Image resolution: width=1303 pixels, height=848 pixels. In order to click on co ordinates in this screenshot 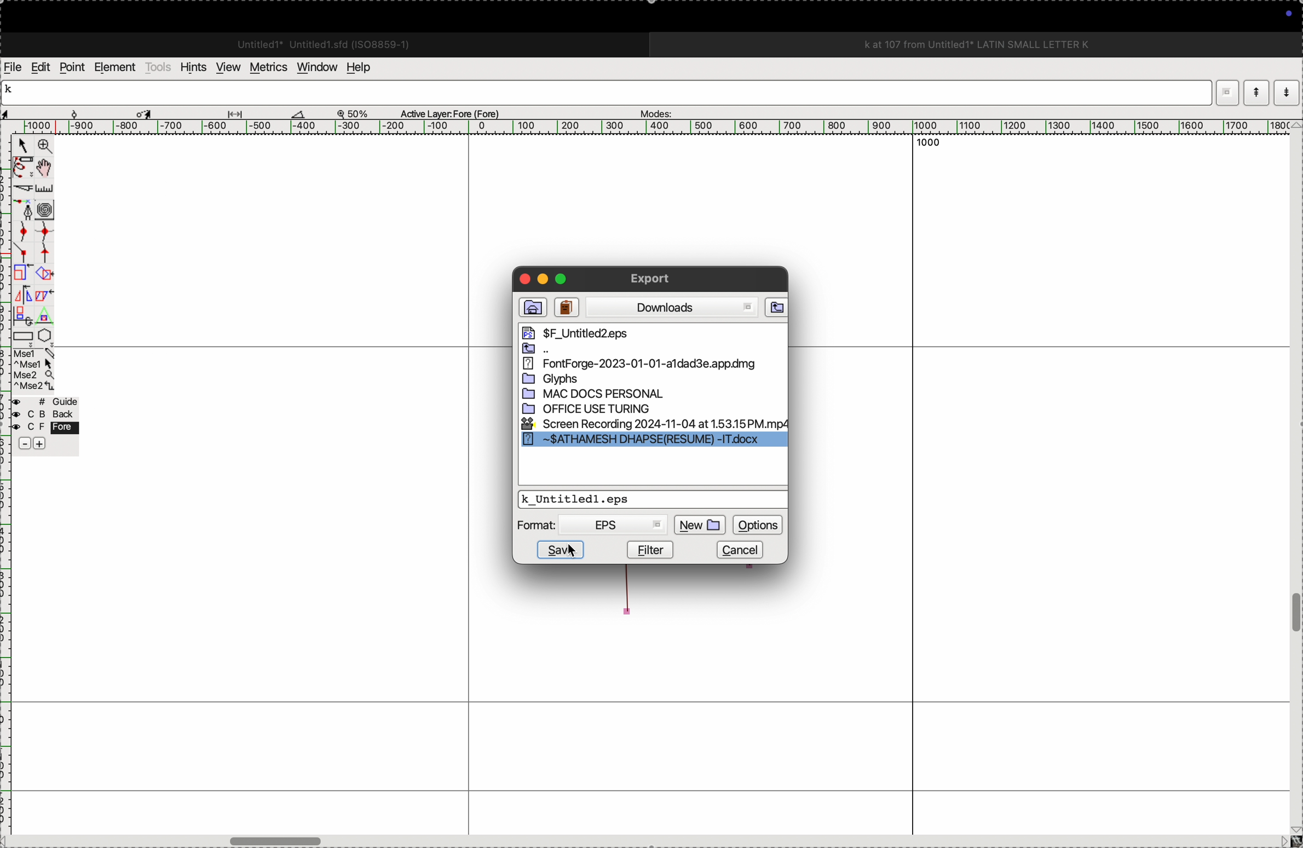, I will do `click(38, 111)`.